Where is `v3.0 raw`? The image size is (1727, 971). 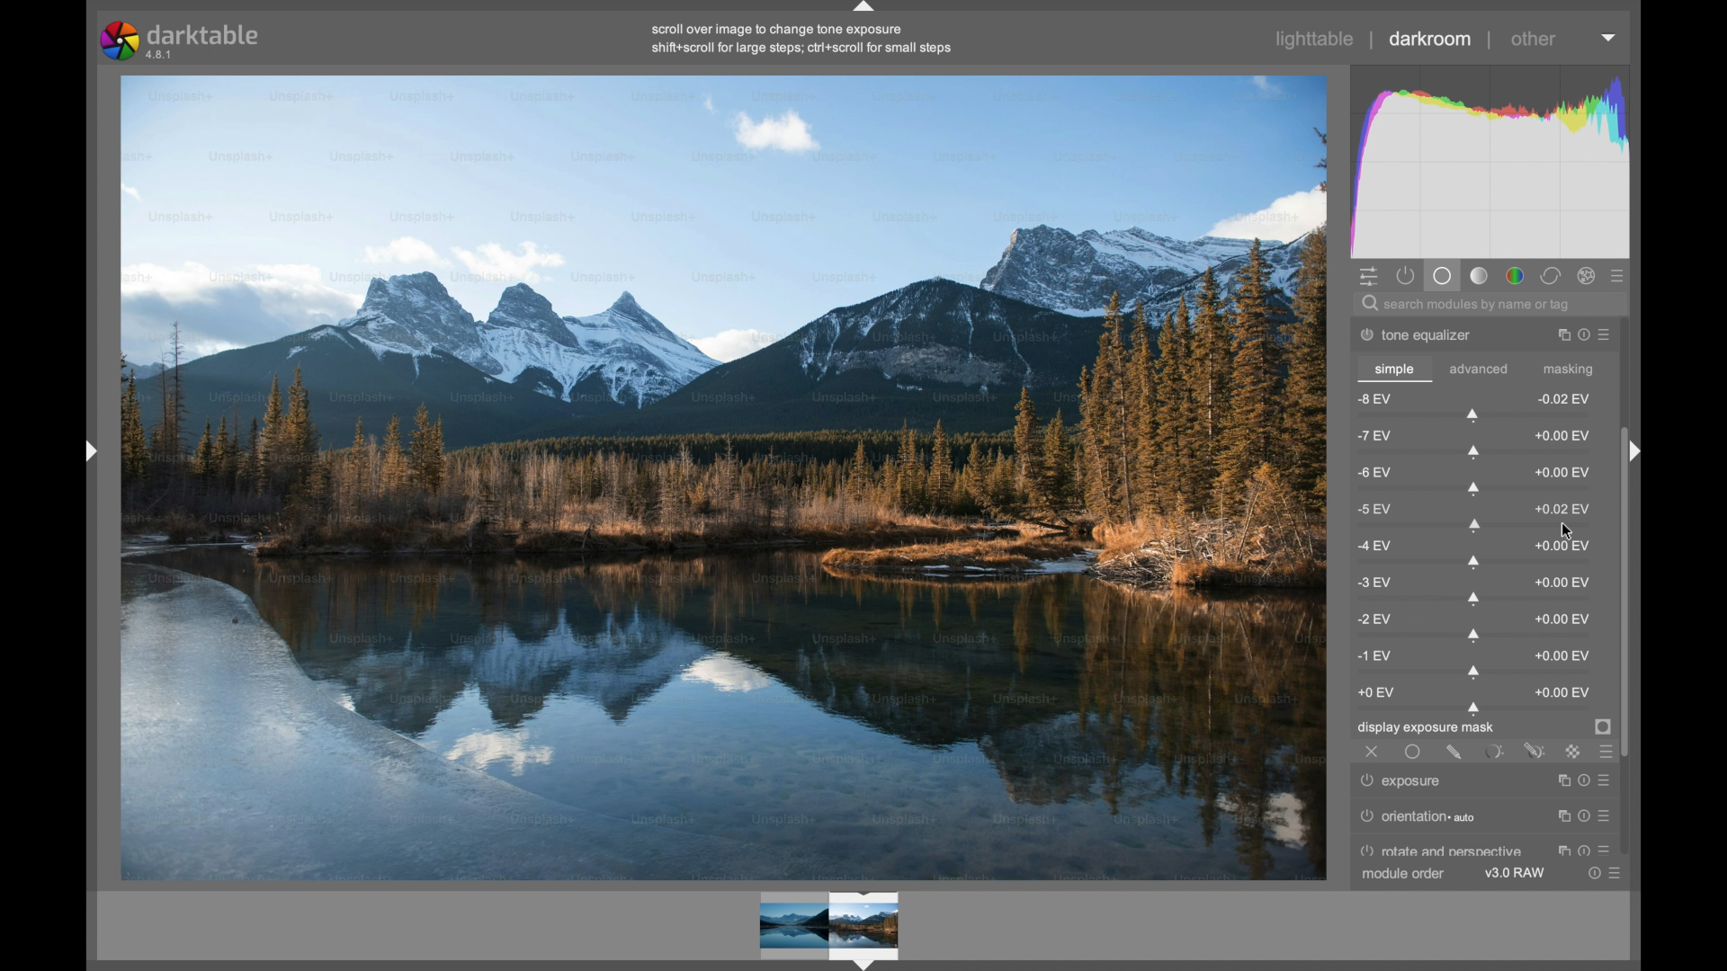 v3.0 raw is located at coordinates (1515, 872).